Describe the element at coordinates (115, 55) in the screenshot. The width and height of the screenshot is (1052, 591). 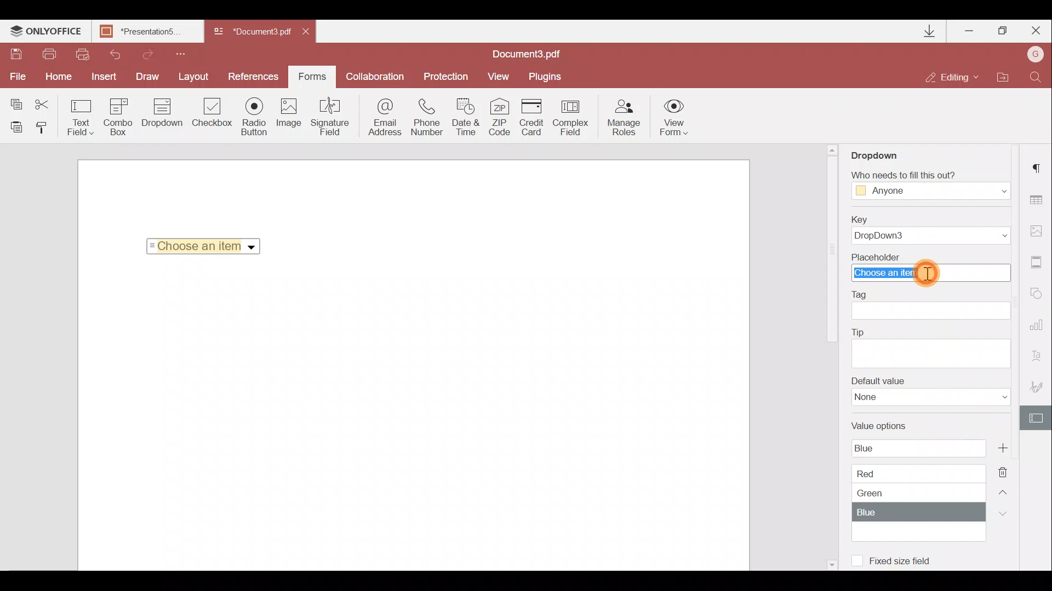
I see `Undo` at that location.